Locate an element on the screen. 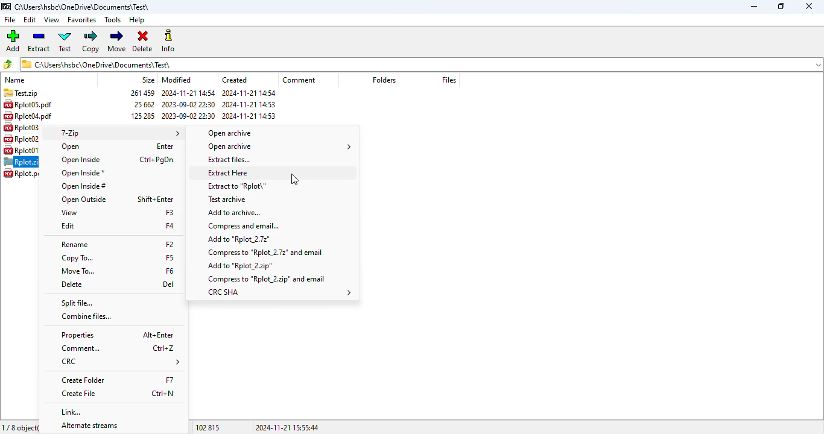 This screenshot has height=434, width=824. cursor is located at coordinates (294, 180).